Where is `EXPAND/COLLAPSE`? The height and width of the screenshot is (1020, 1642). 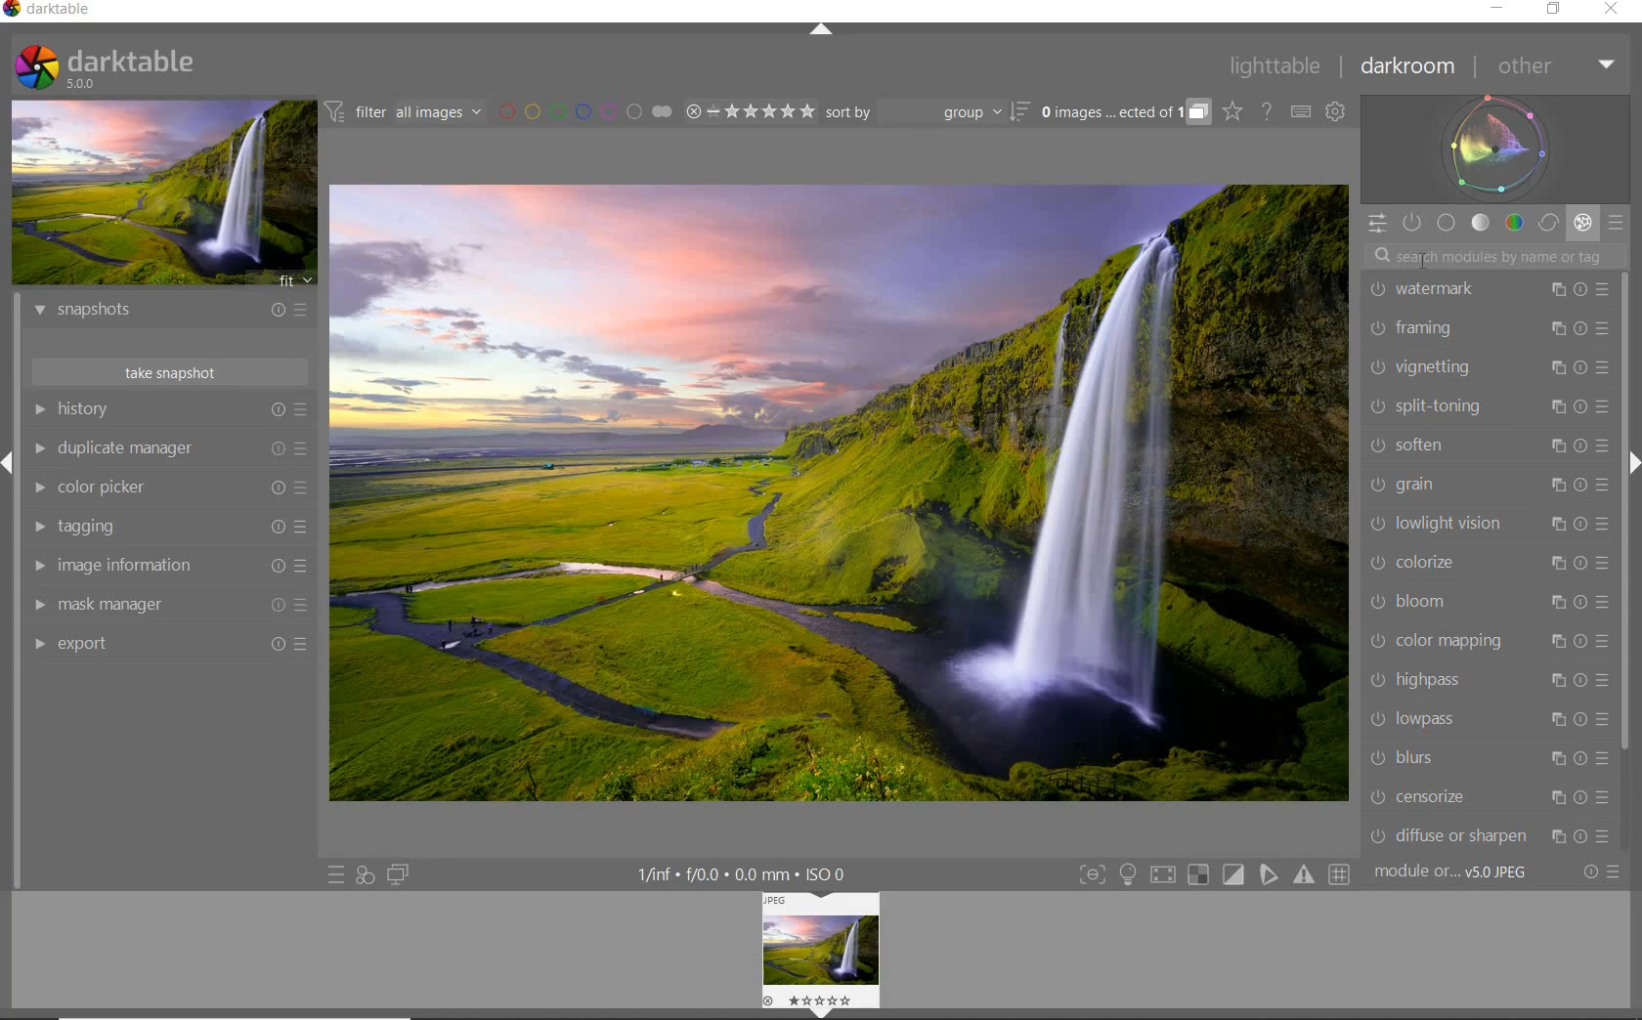
EXPAND/COLLAPSE is located at coordinates (823, 33).